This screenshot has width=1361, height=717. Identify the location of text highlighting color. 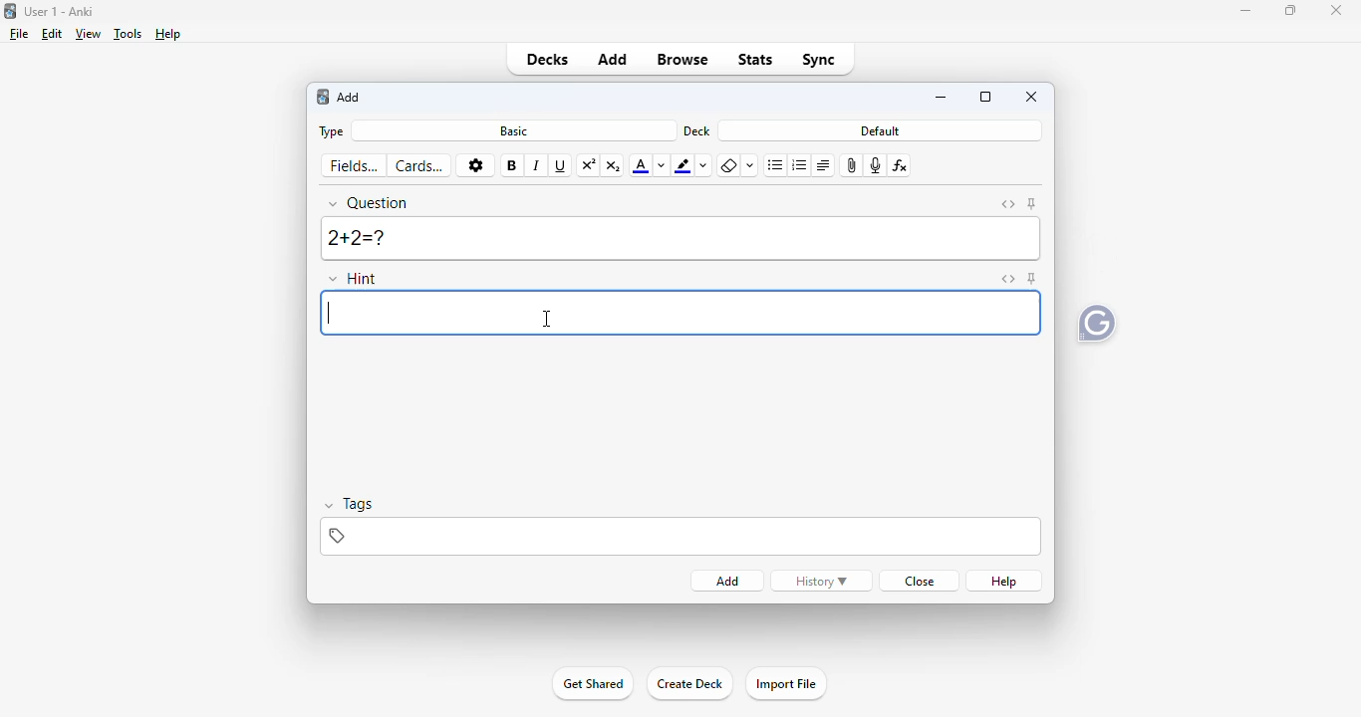
(683, 166).